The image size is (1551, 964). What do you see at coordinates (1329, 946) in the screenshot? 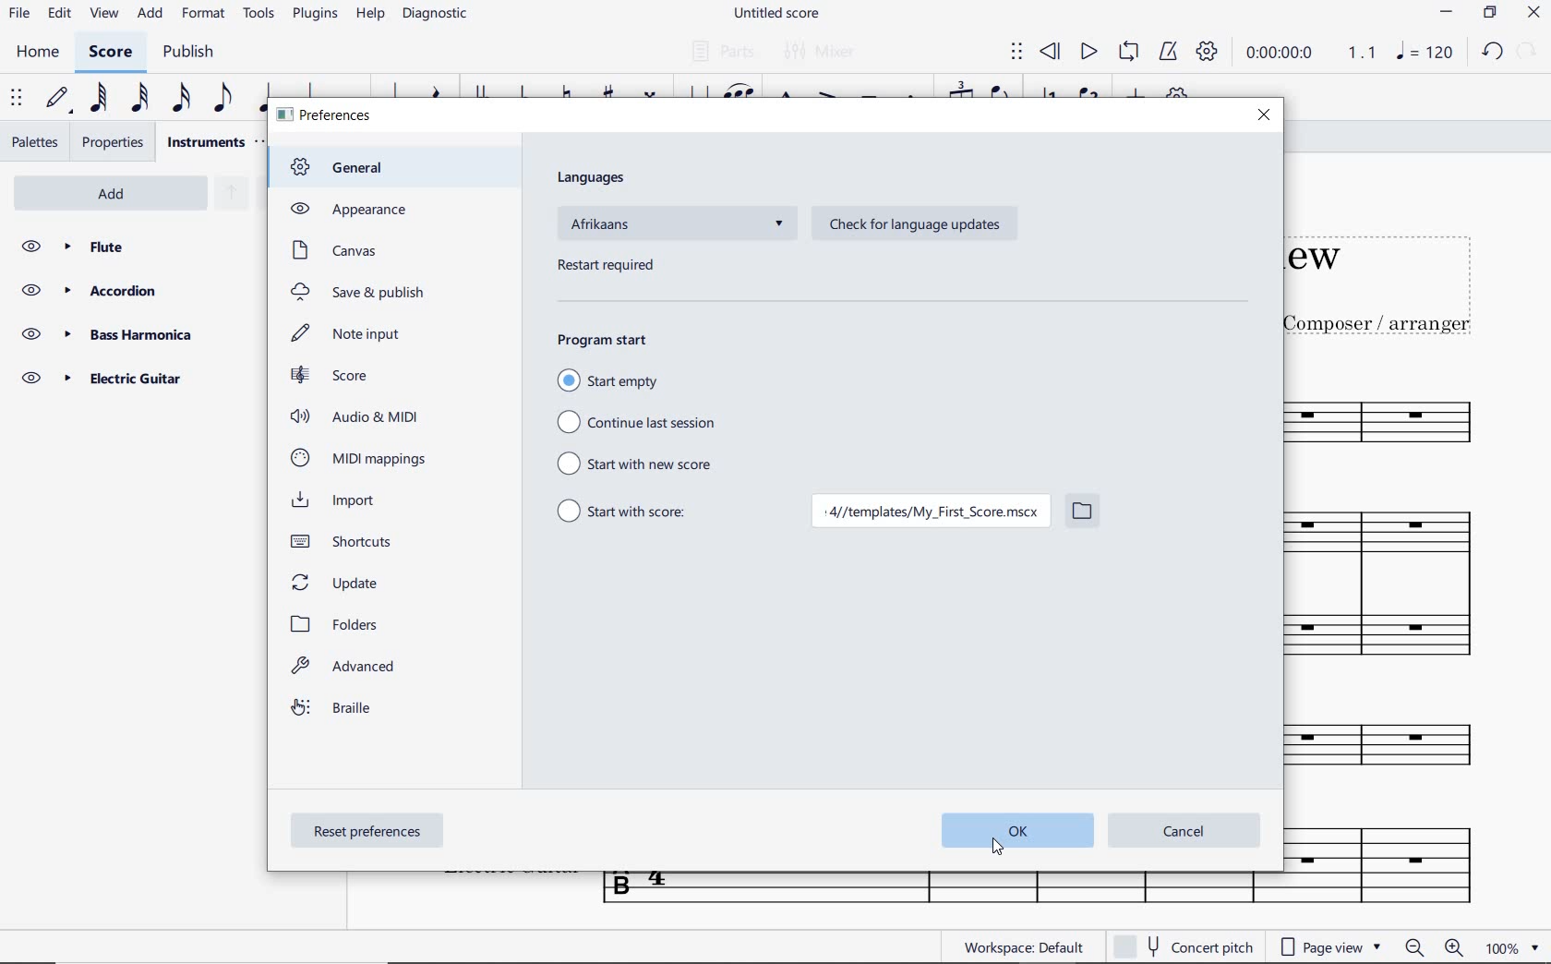
I see `page view` at bounding box center [1329, 946].